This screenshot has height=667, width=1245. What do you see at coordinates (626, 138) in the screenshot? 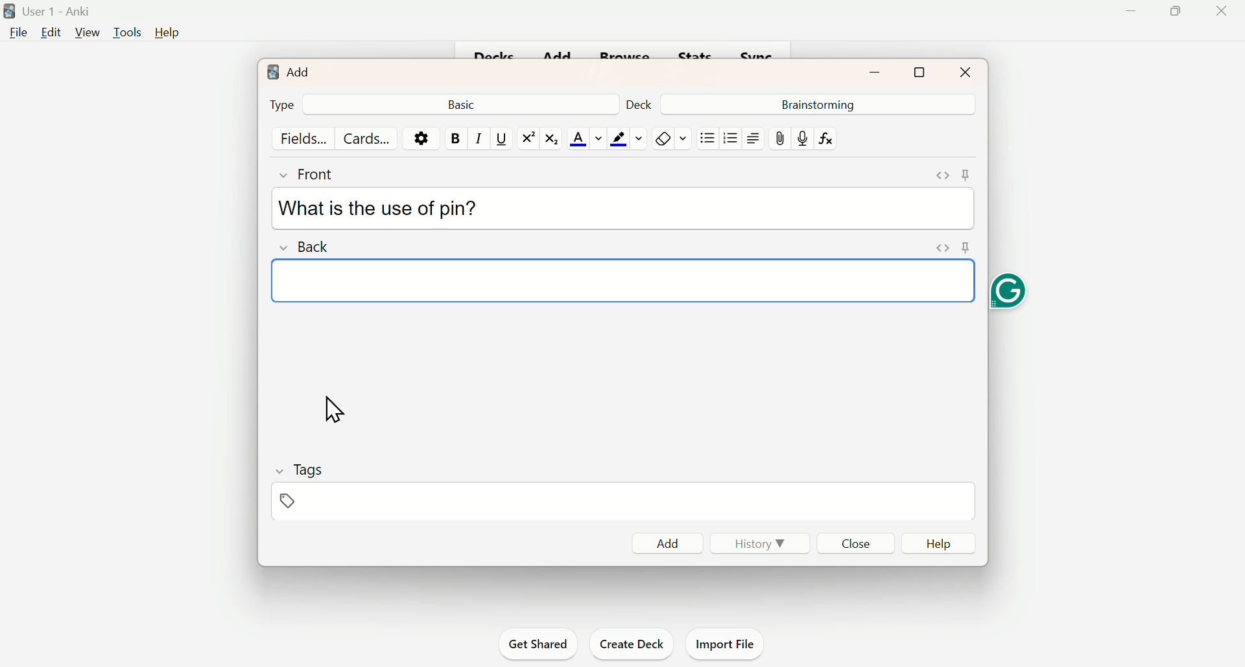
I see `Color` at bounding box center [626, 138].